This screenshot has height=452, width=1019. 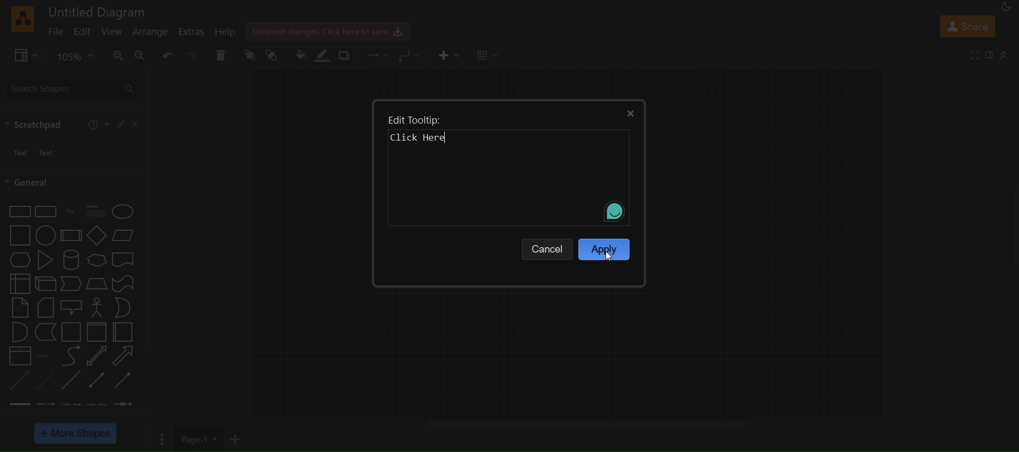 What do you see at coordinates (140, 55) in the screenshot?
I see `zoom out` at bounding box center [140, 55].